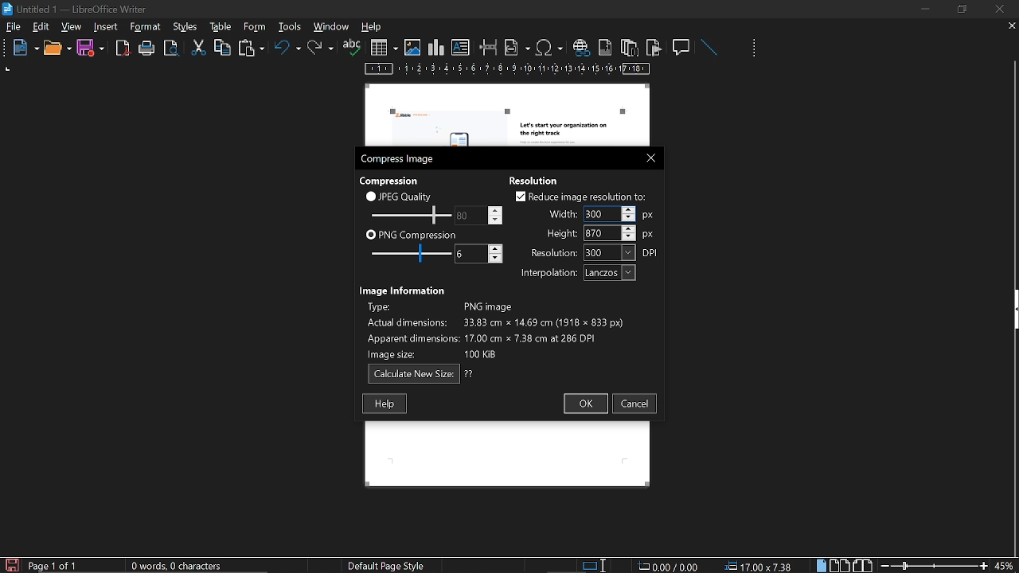 The height and width of the screenshot is (573, 1019). What do you see at coordinates (72, 26) in the screenshot?
I see `view` at bounding box center [72, 26].